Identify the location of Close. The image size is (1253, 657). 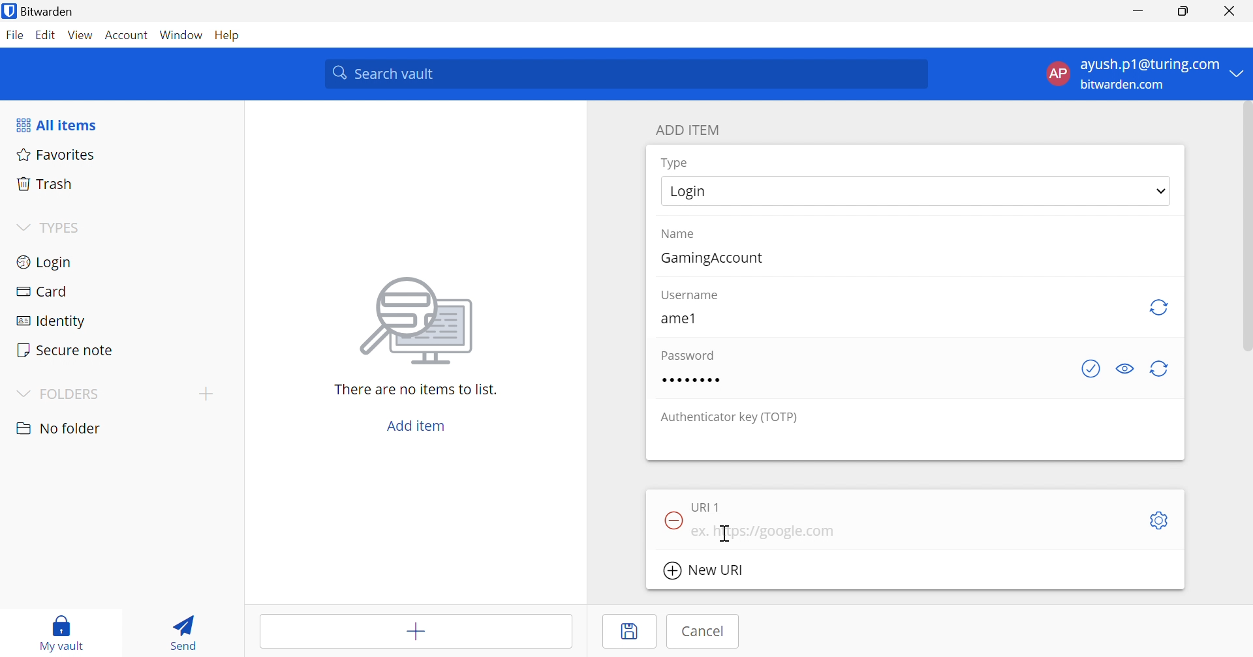
(1231, 12).